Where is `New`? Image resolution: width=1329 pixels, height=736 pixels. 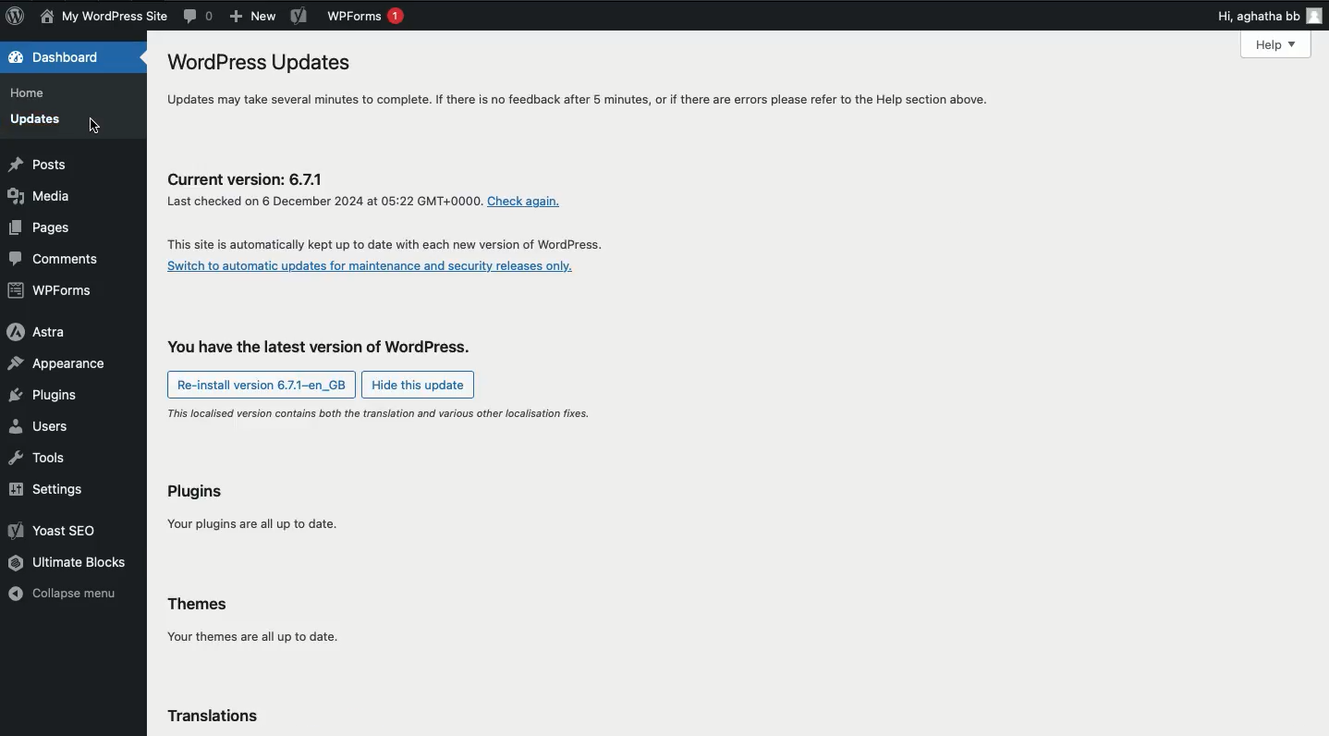
New is located at coordinates (250, 18).